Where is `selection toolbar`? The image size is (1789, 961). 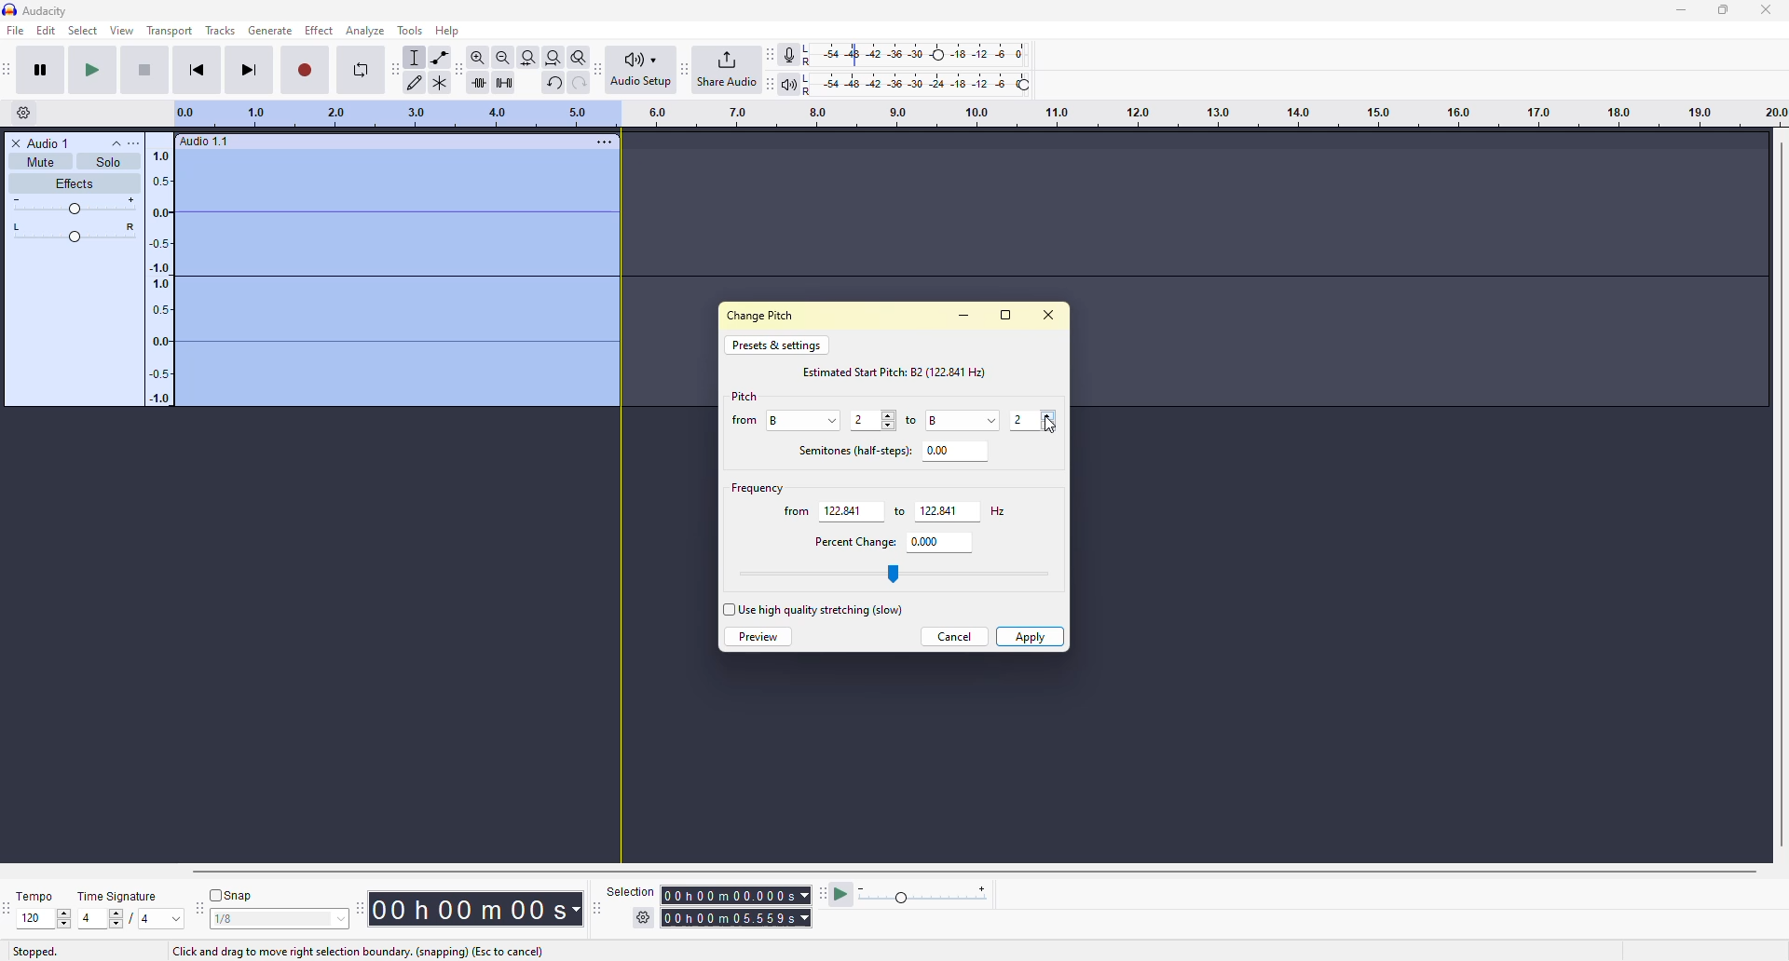 selection toolbar is located at coordinates (594, 909).